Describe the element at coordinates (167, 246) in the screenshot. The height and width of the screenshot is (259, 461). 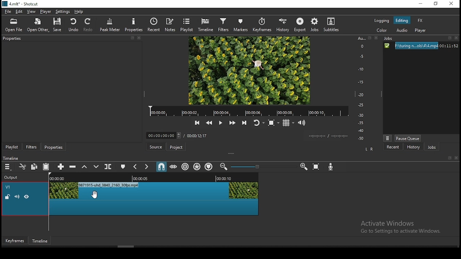
I see `scroll bar` at that location.